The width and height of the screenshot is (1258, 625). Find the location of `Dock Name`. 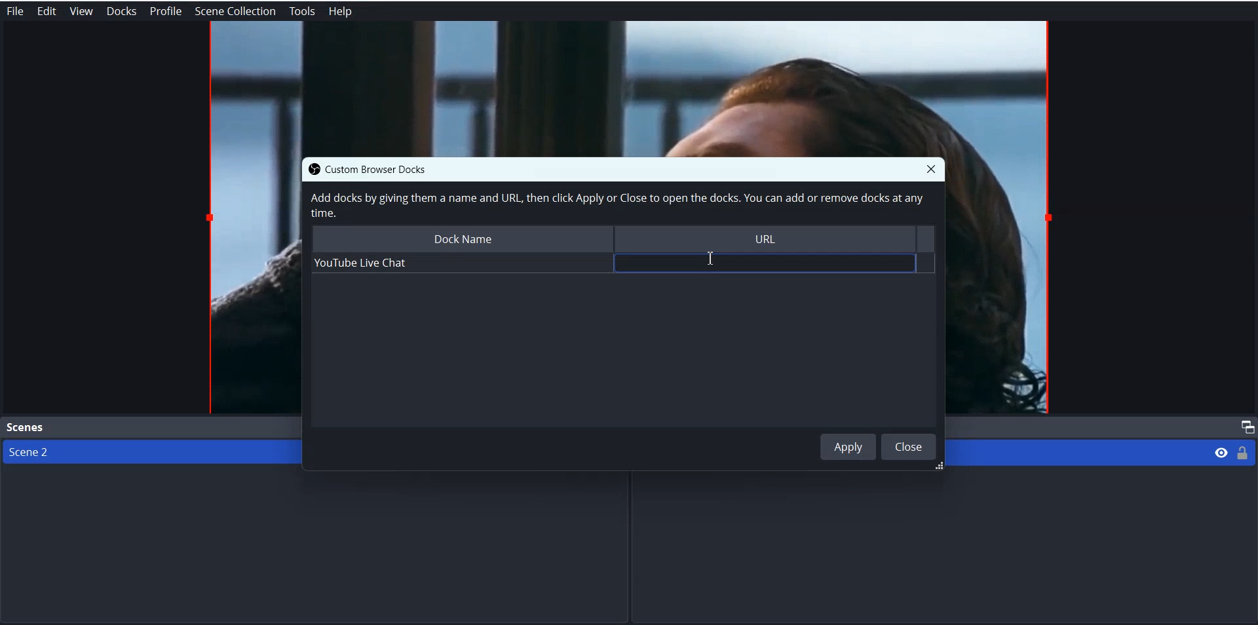

Dock Name is located at coordinates (461, 238).